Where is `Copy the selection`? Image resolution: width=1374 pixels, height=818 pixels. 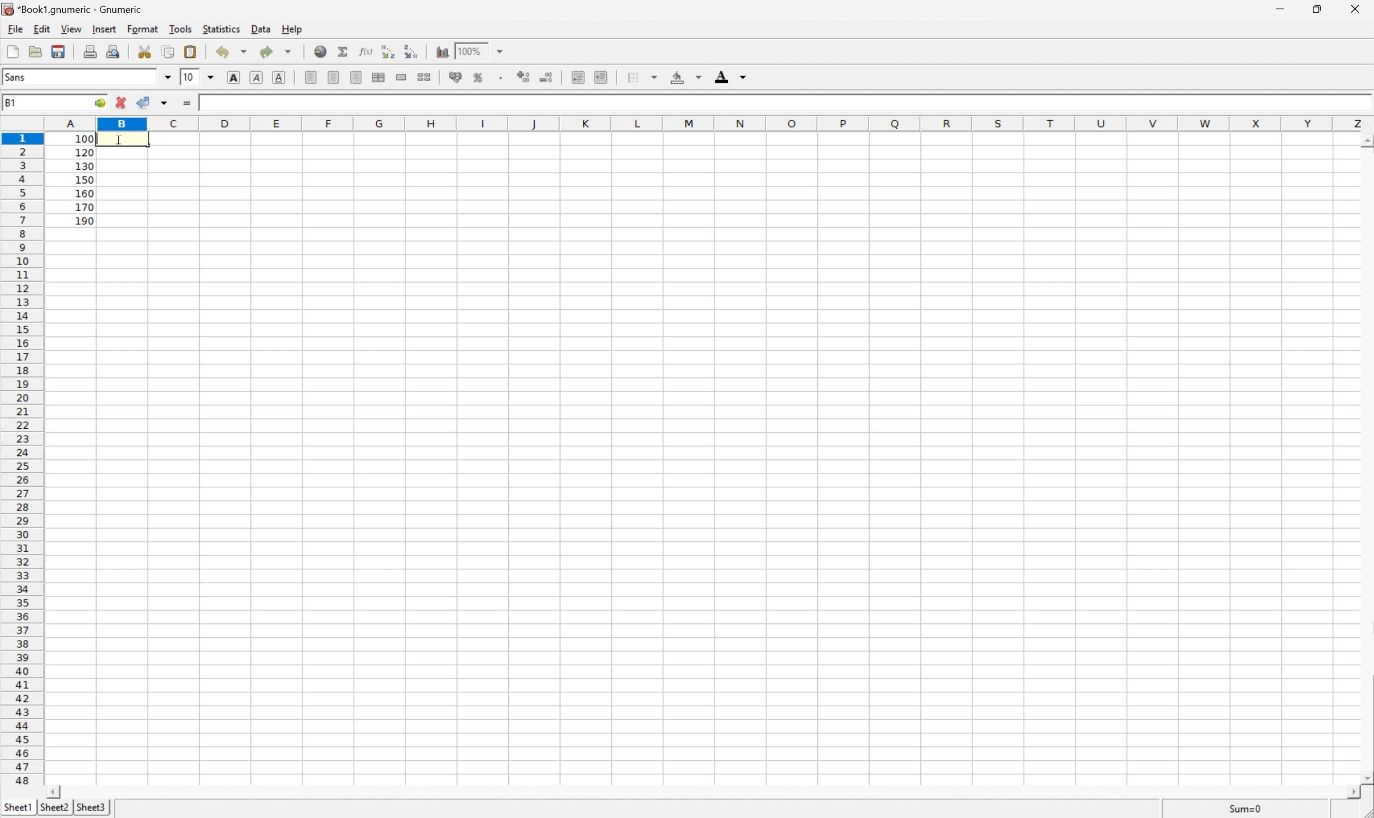
Copy the selection is located at coordinates (168, 52).